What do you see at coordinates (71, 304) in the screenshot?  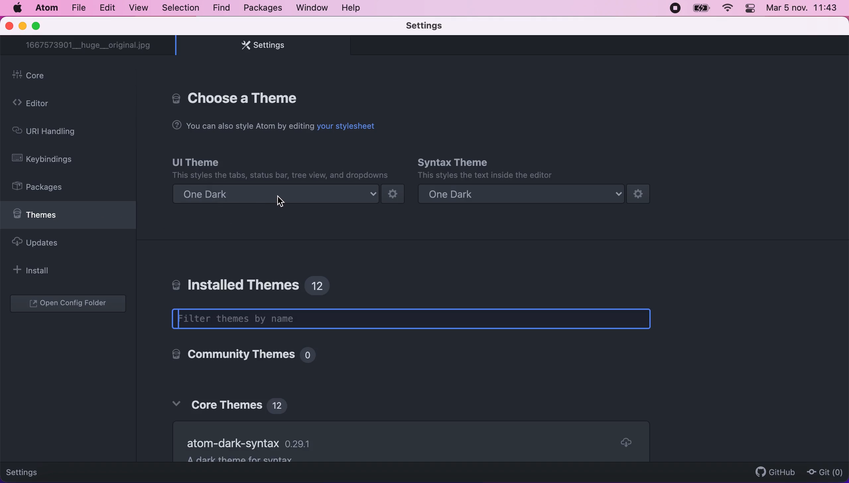 I see `open configuration folder` at bounding box center [71, 304].